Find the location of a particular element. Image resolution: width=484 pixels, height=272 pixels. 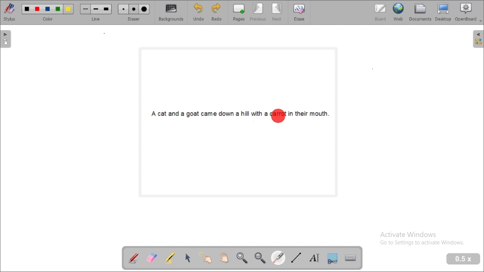

zoom out is located at coordinates (260, 258).